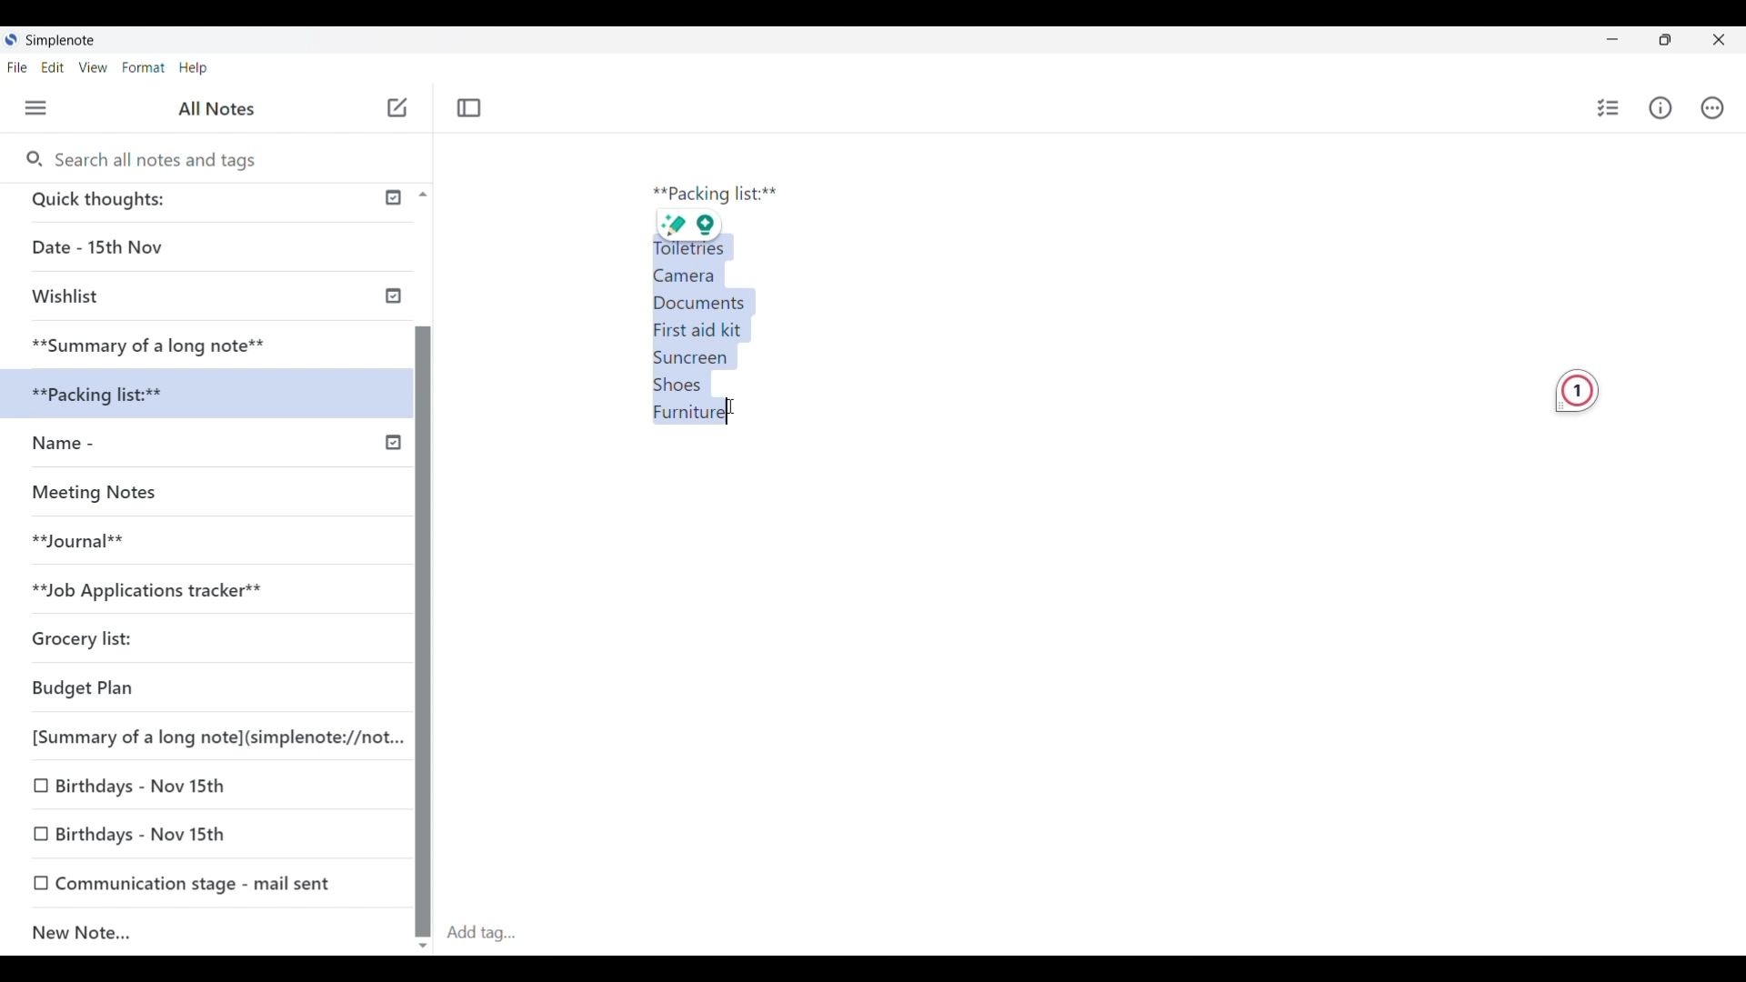 Image resolution: width=1746 pixels, height=982 pixels. What do you see at coordinates (151, 343) in the screenshot?
I see `Summary of a long note` at bounding box center [151, 343].